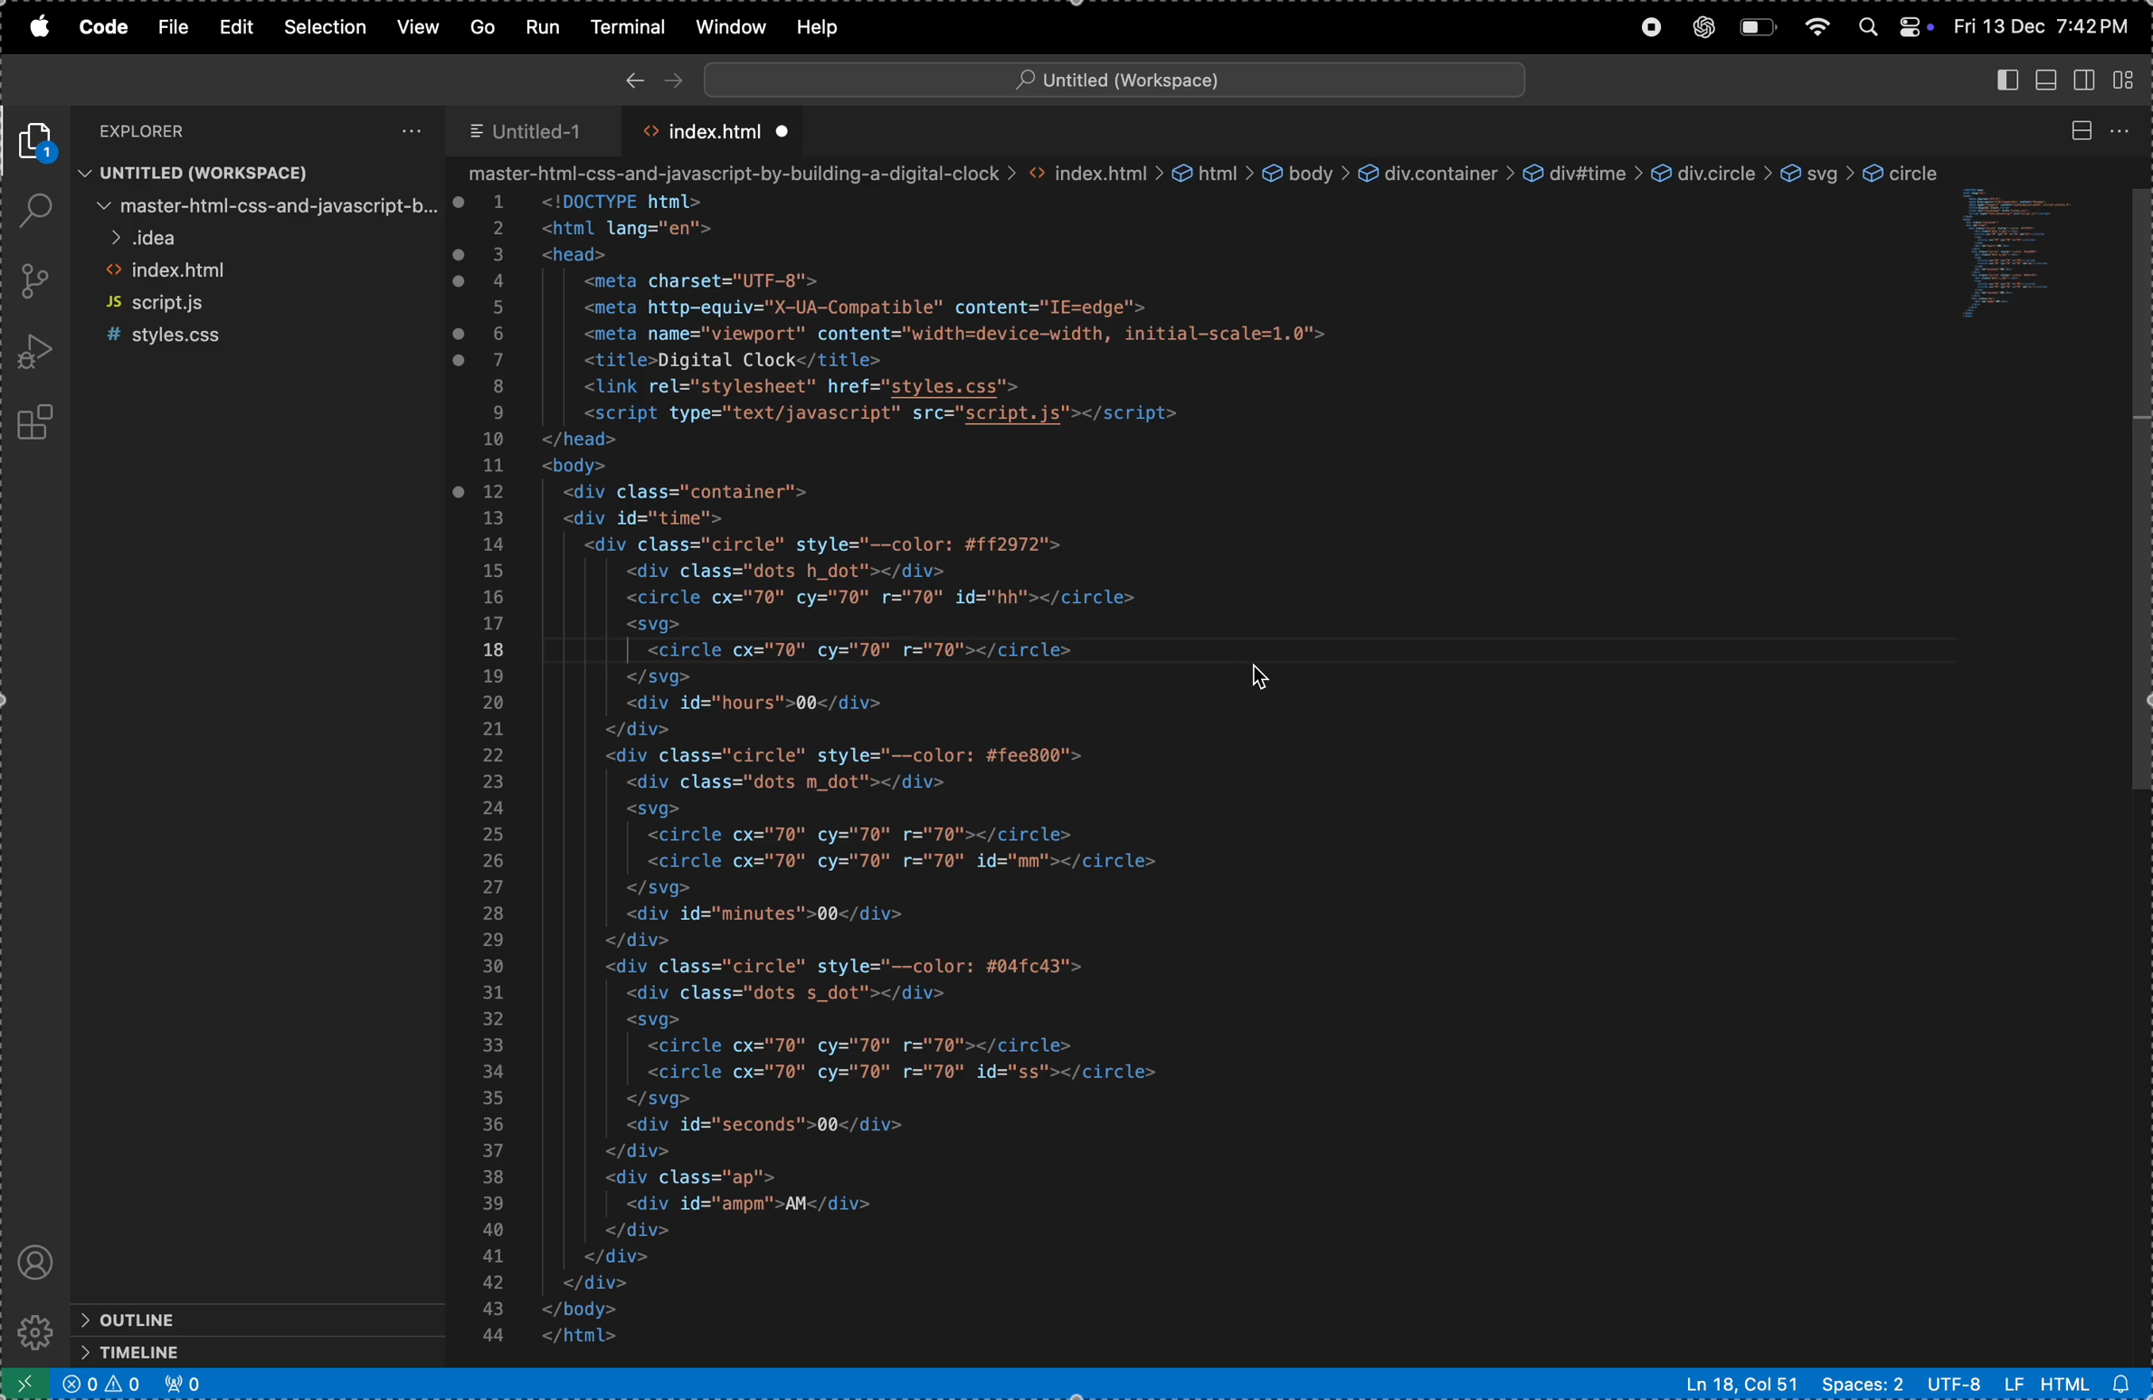 The width and height of the screenshot is (2153, 1400). What do you see at coordinates (168, 129) in the screenshot?
I see `Explorer` at bounding box center [168, 129].